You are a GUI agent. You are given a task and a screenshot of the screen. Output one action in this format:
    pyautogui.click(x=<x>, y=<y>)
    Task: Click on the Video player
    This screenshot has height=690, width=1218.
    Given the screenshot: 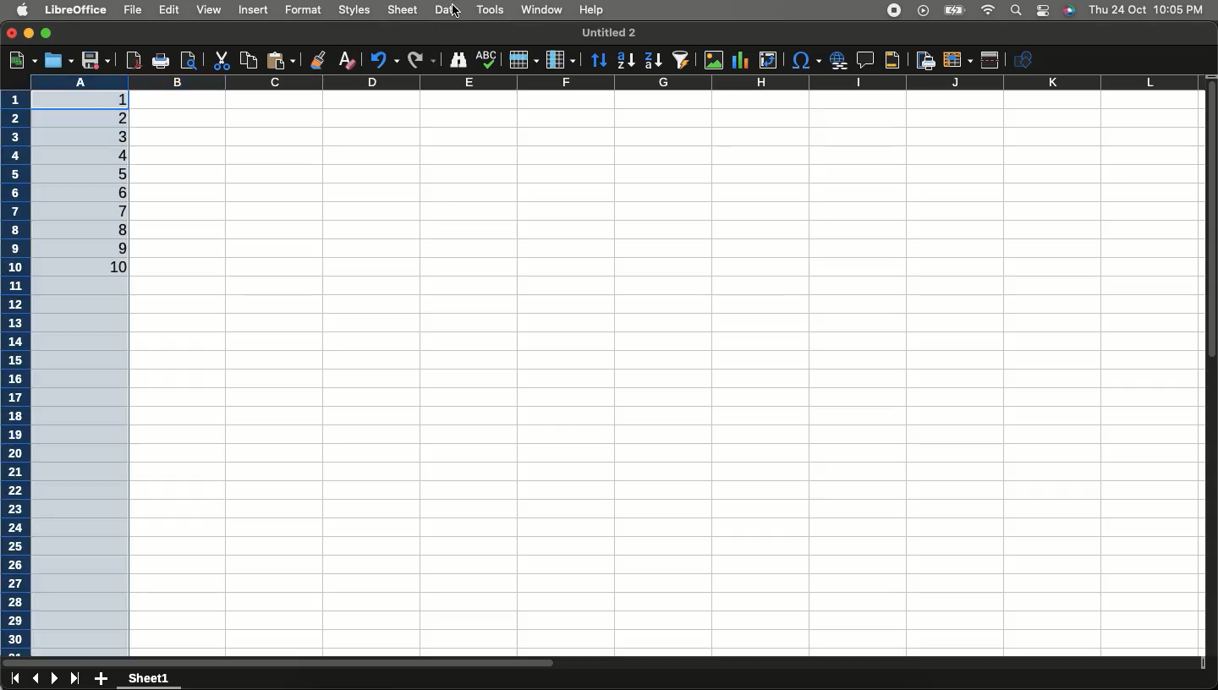 What is the action you would take?
    pyautogui.click(x=921, y=10)
    